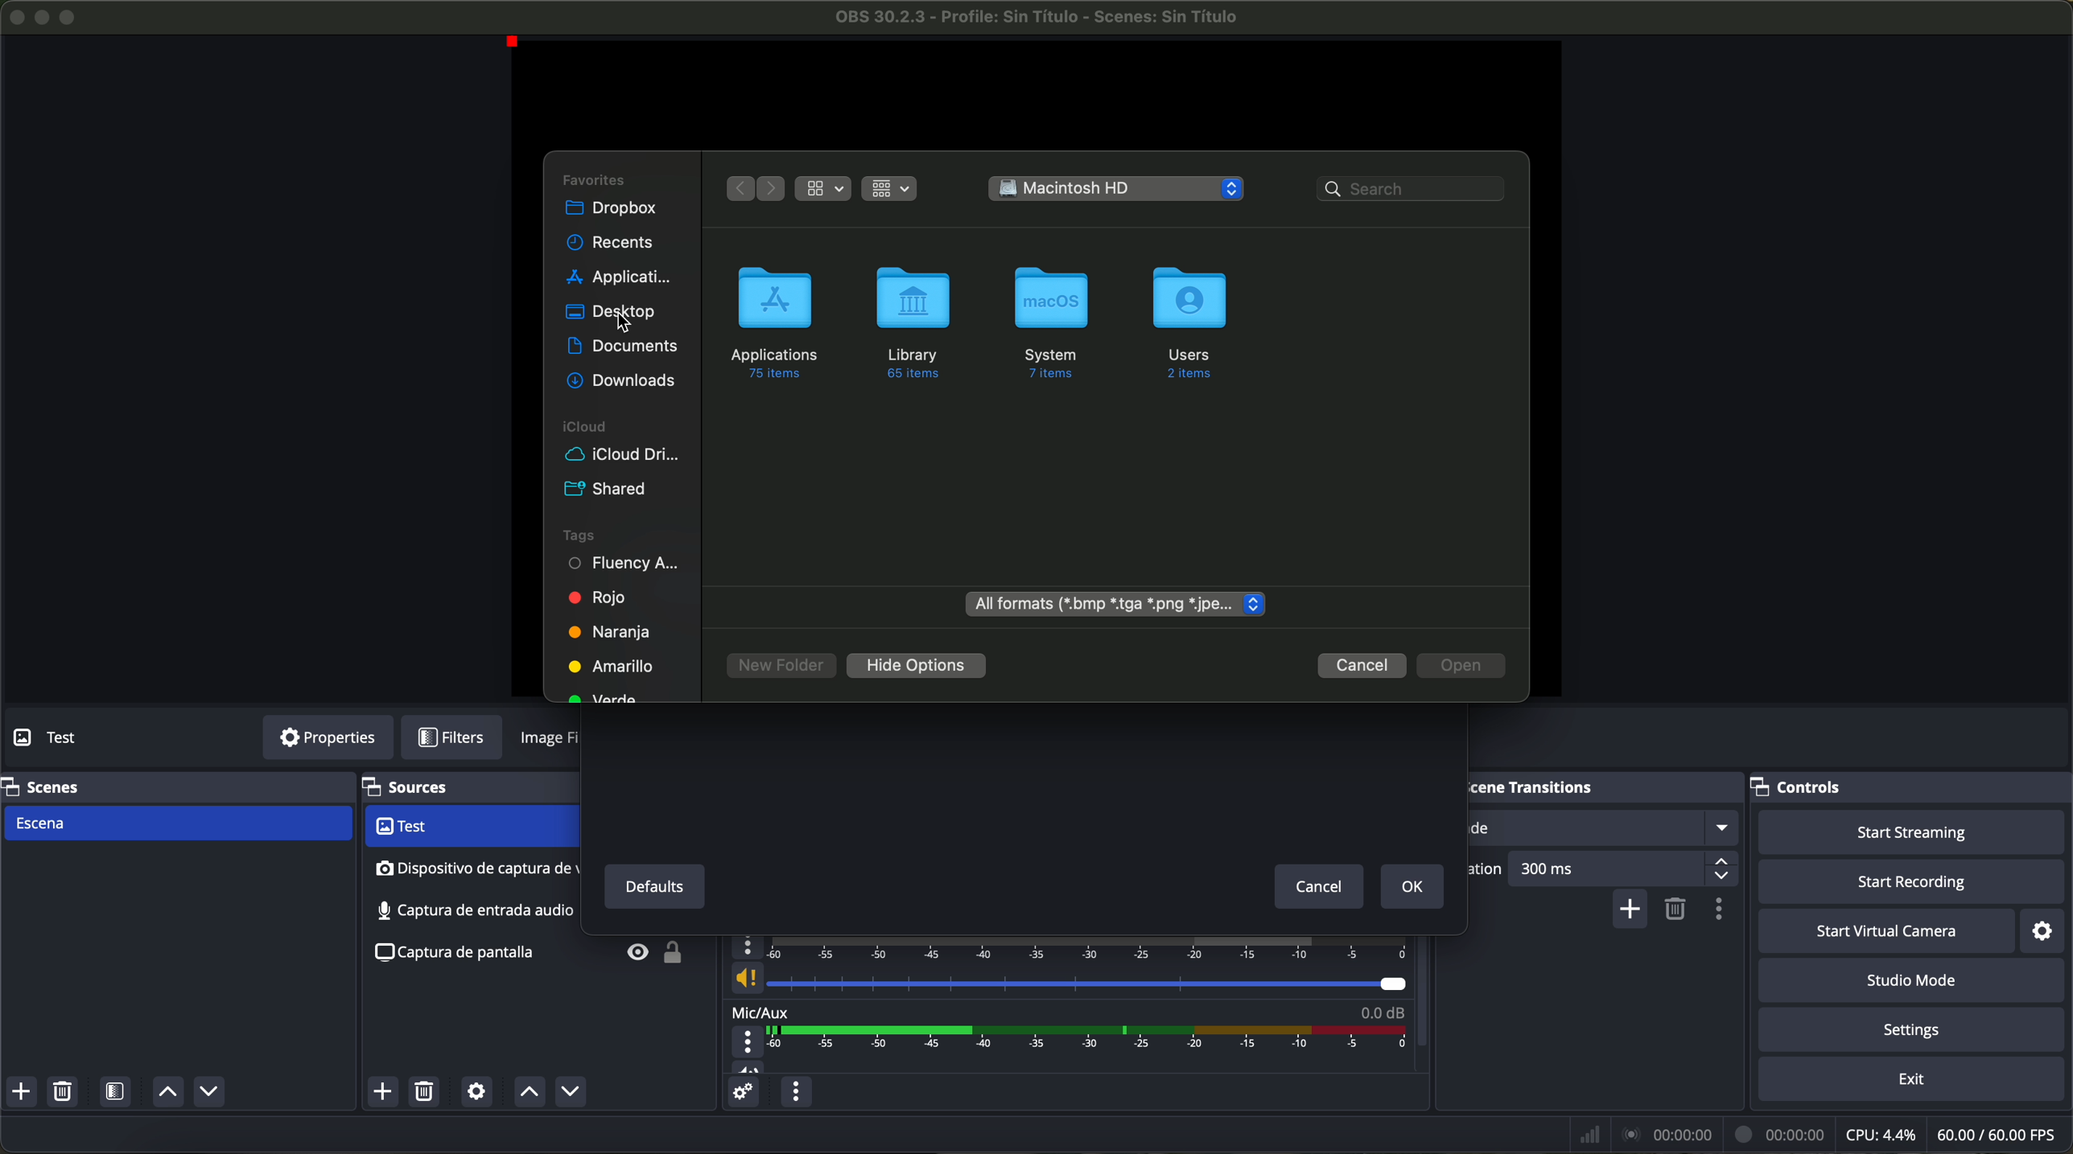 This screenshot has width=2073, height=1154. What do you see at coordinates (1821, 1134) in the screenshot?
I see `data` at bounding box center [1821, 1134].